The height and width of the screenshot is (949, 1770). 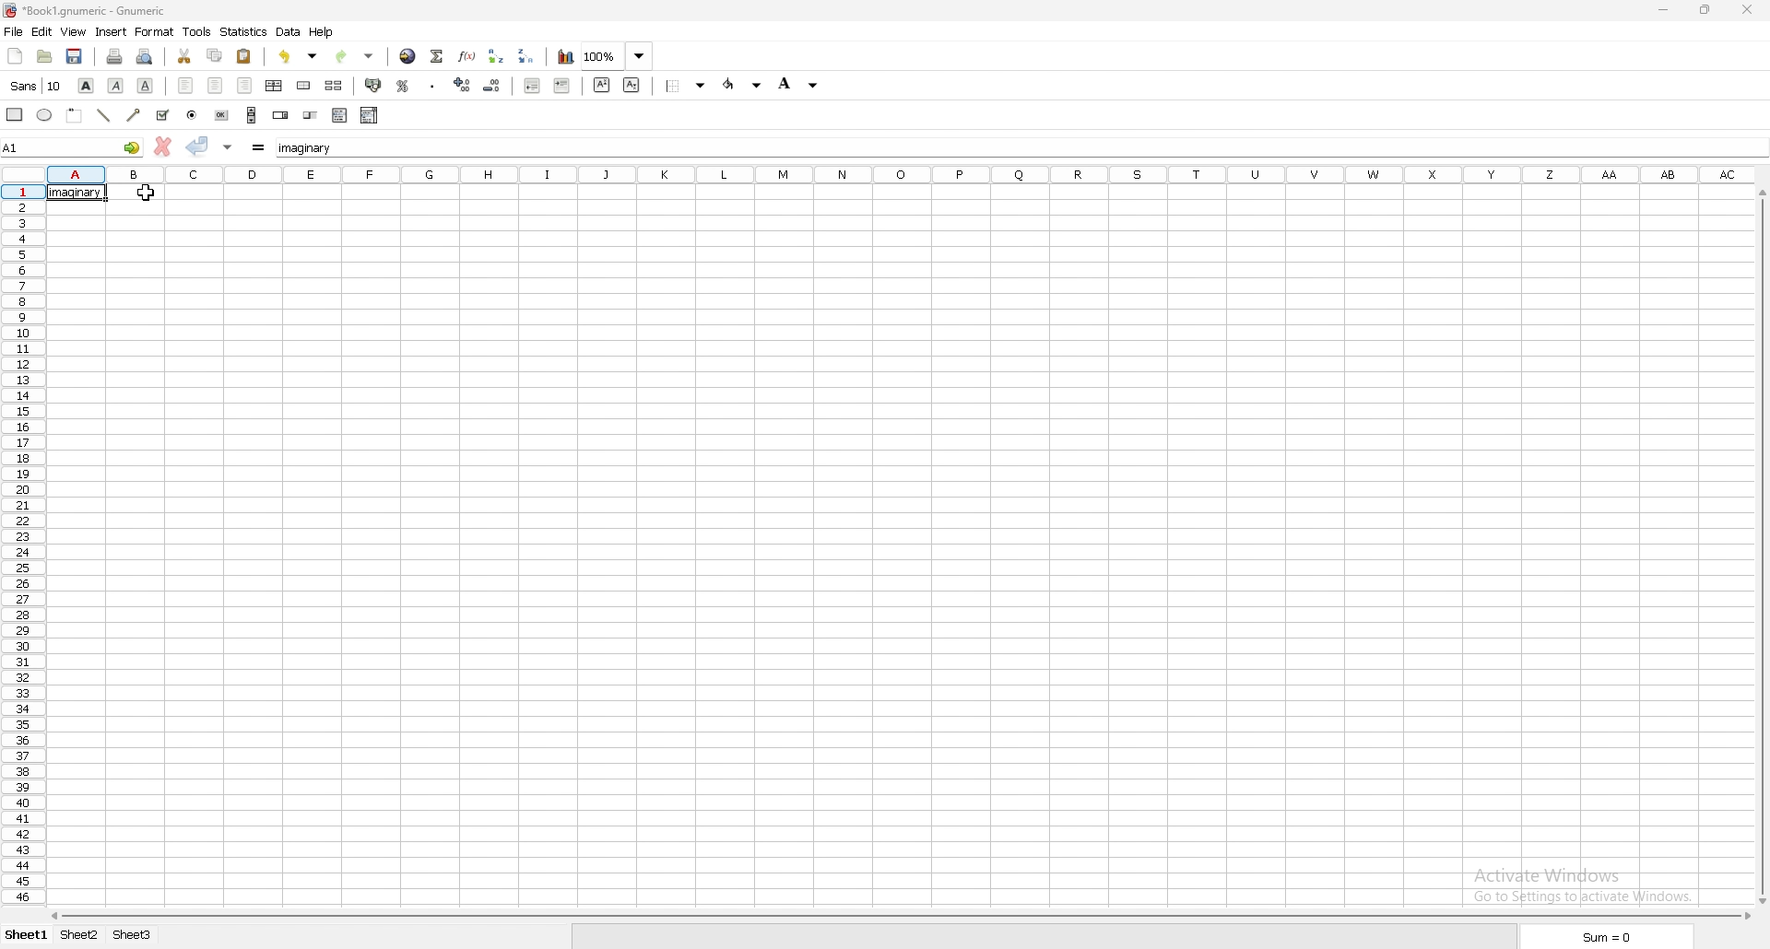 I want to click on accounting, so click(x=373, y=85).